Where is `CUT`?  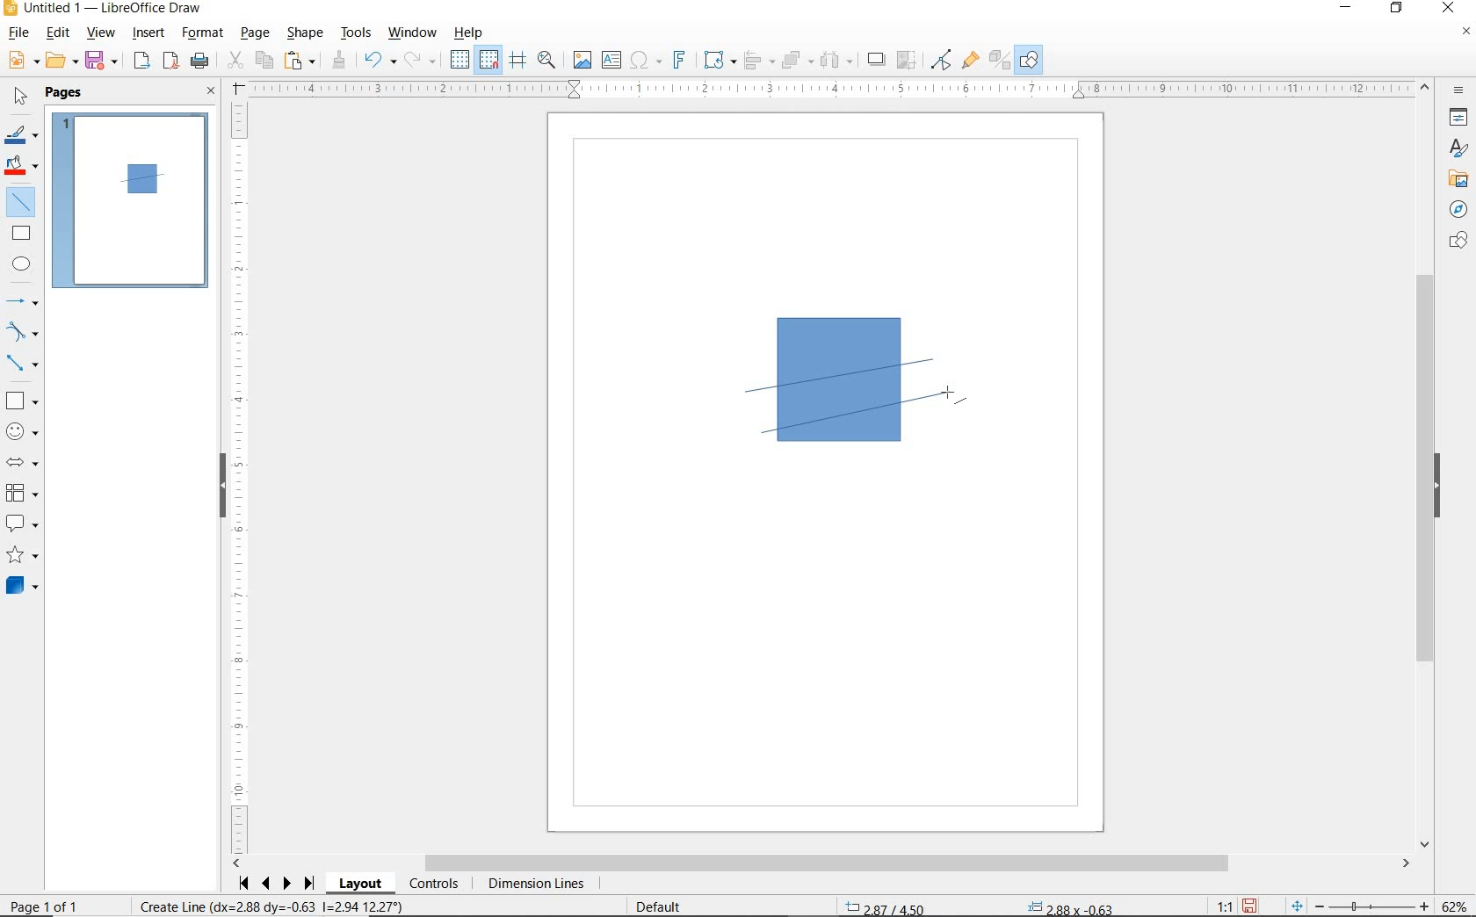 CUT is located at coordinates (235, 61).